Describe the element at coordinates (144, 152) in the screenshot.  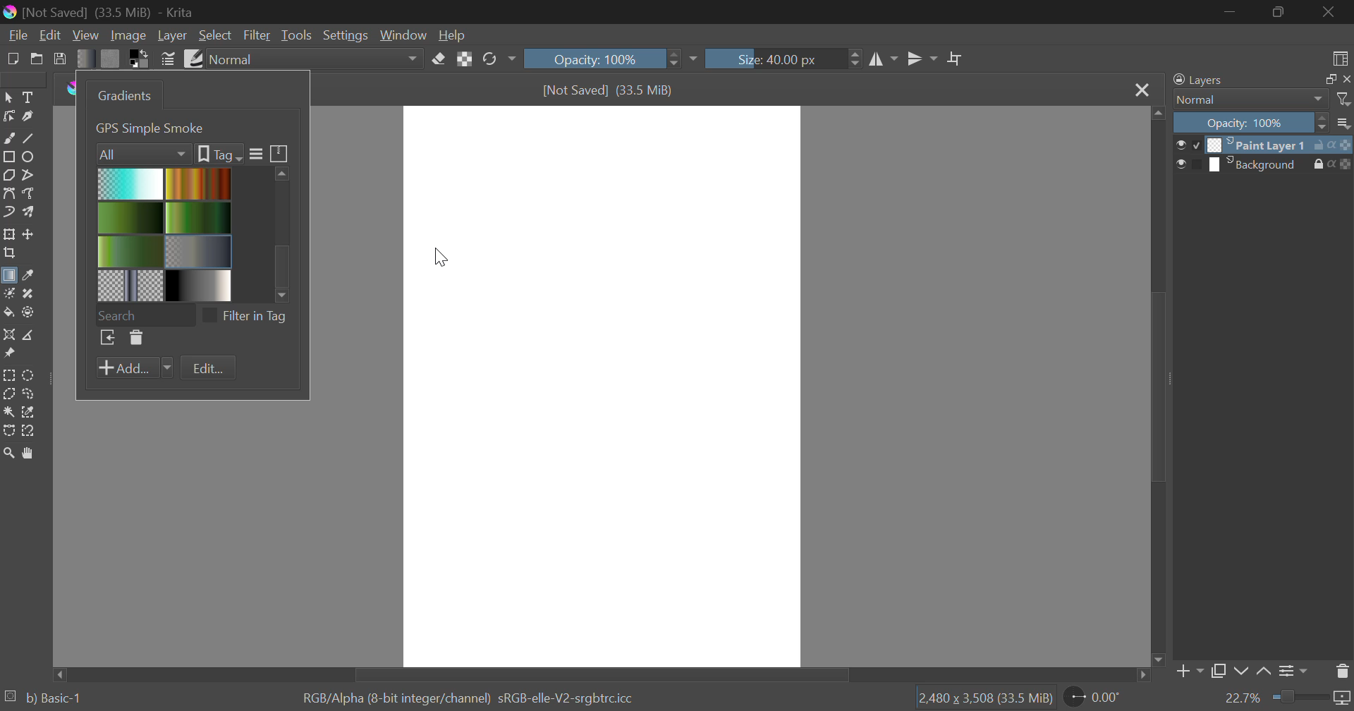
I see `All` at that location.